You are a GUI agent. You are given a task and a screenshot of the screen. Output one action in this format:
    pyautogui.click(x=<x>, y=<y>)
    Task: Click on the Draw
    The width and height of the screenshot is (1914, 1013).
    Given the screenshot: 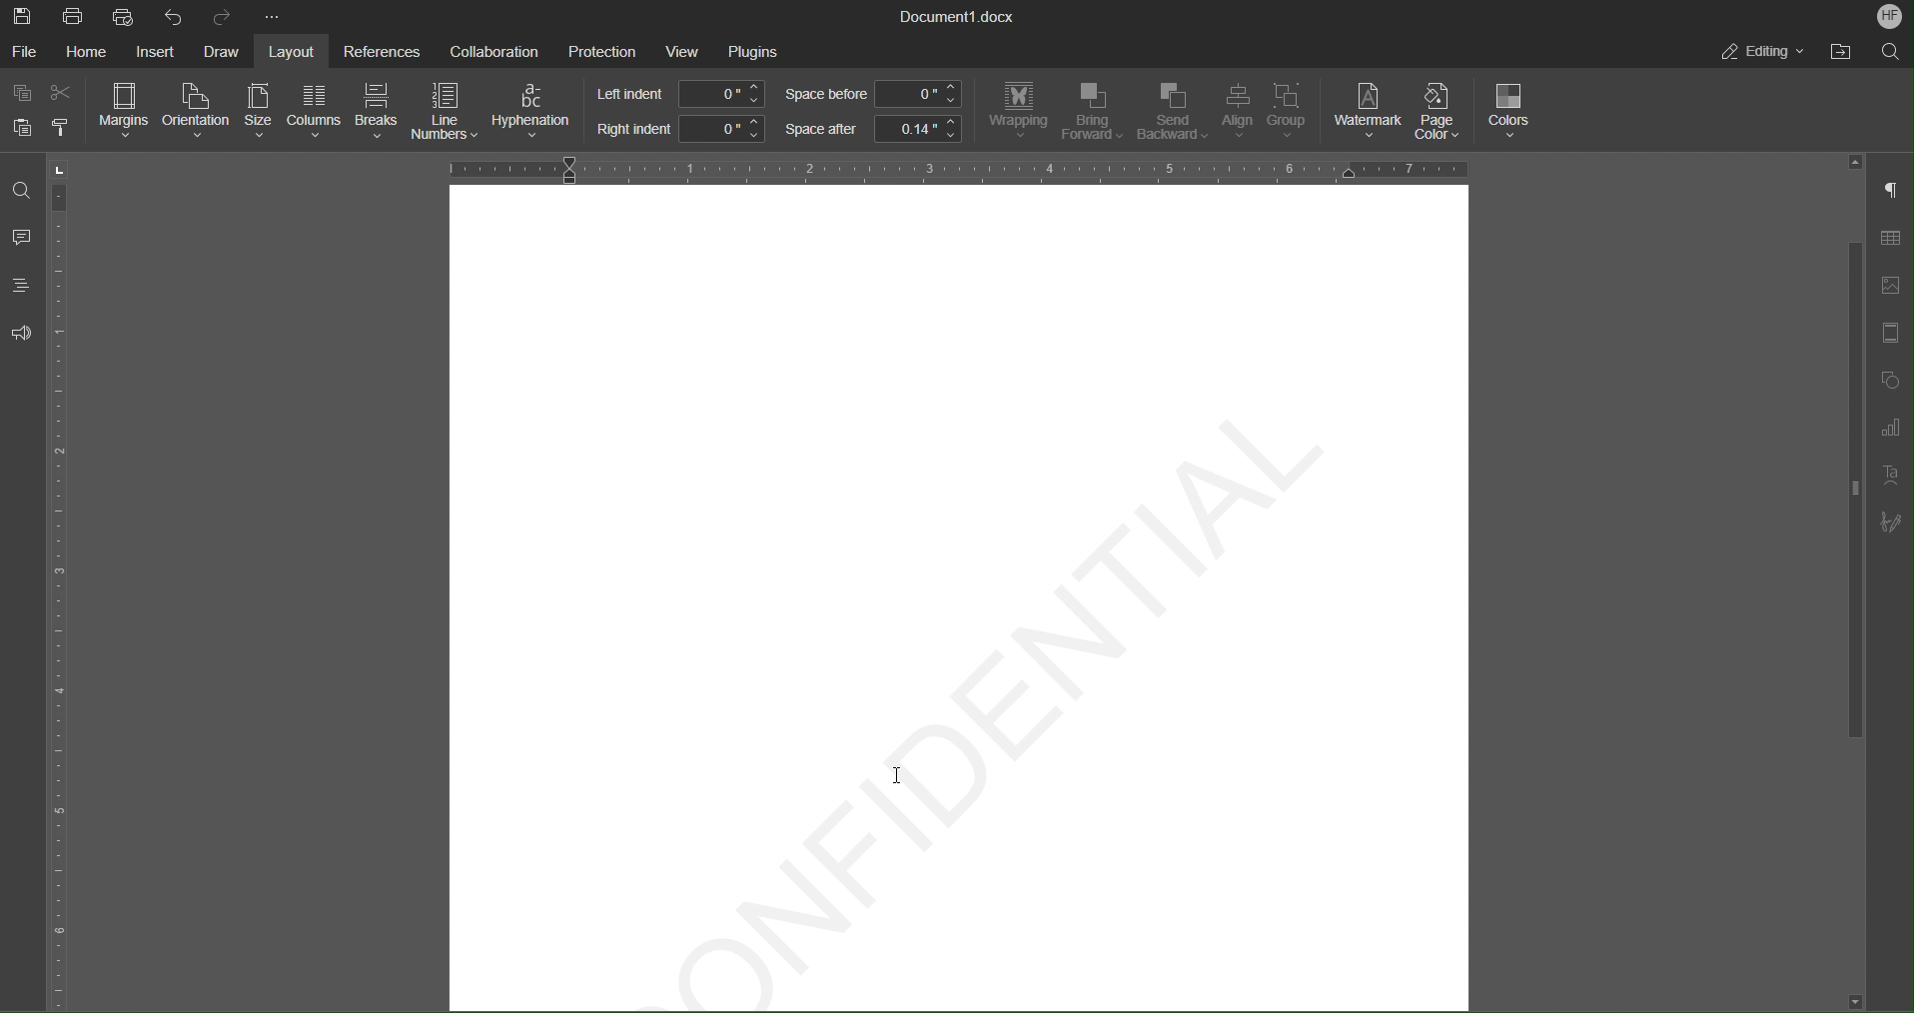 What is the action you would take?
    pyautogui.click(x=223, y=52)
    